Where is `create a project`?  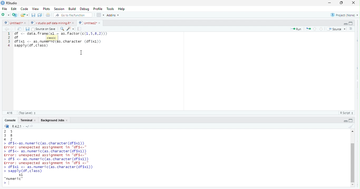 create a project is located at coordinates (15, 15).